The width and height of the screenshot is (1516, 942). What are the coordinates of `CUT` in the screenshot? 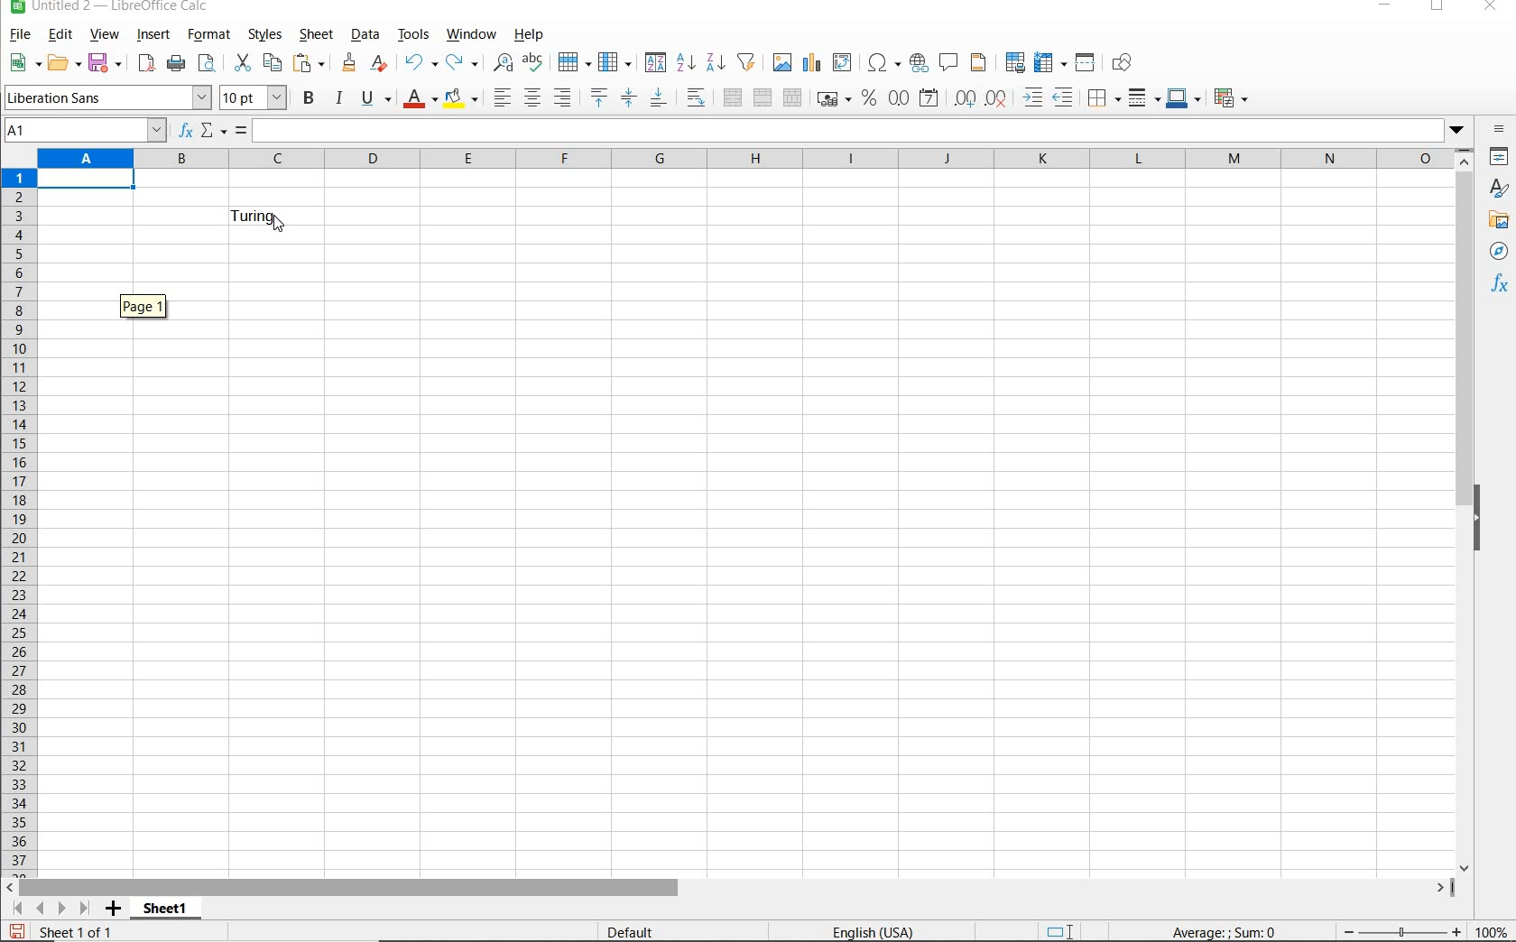 It's located at (243, 62).